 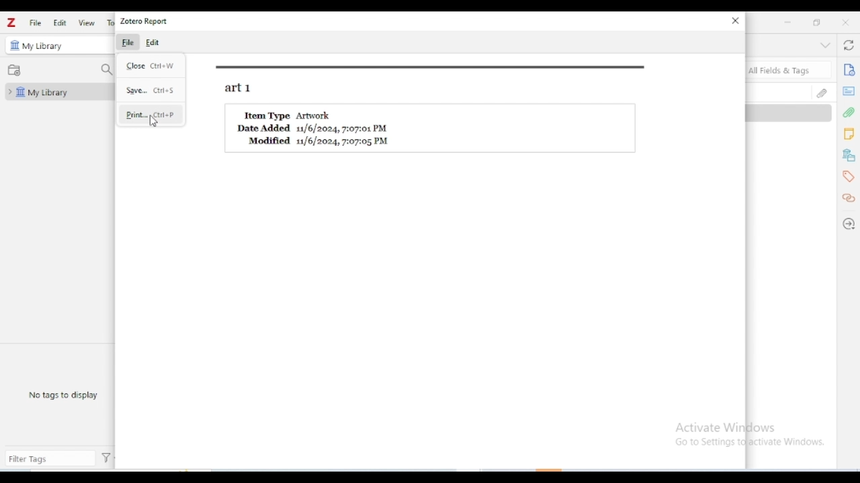 What do you see at coordinates (736, 21) in the screenshot?
I see `close` at bounding box center [736, 21].